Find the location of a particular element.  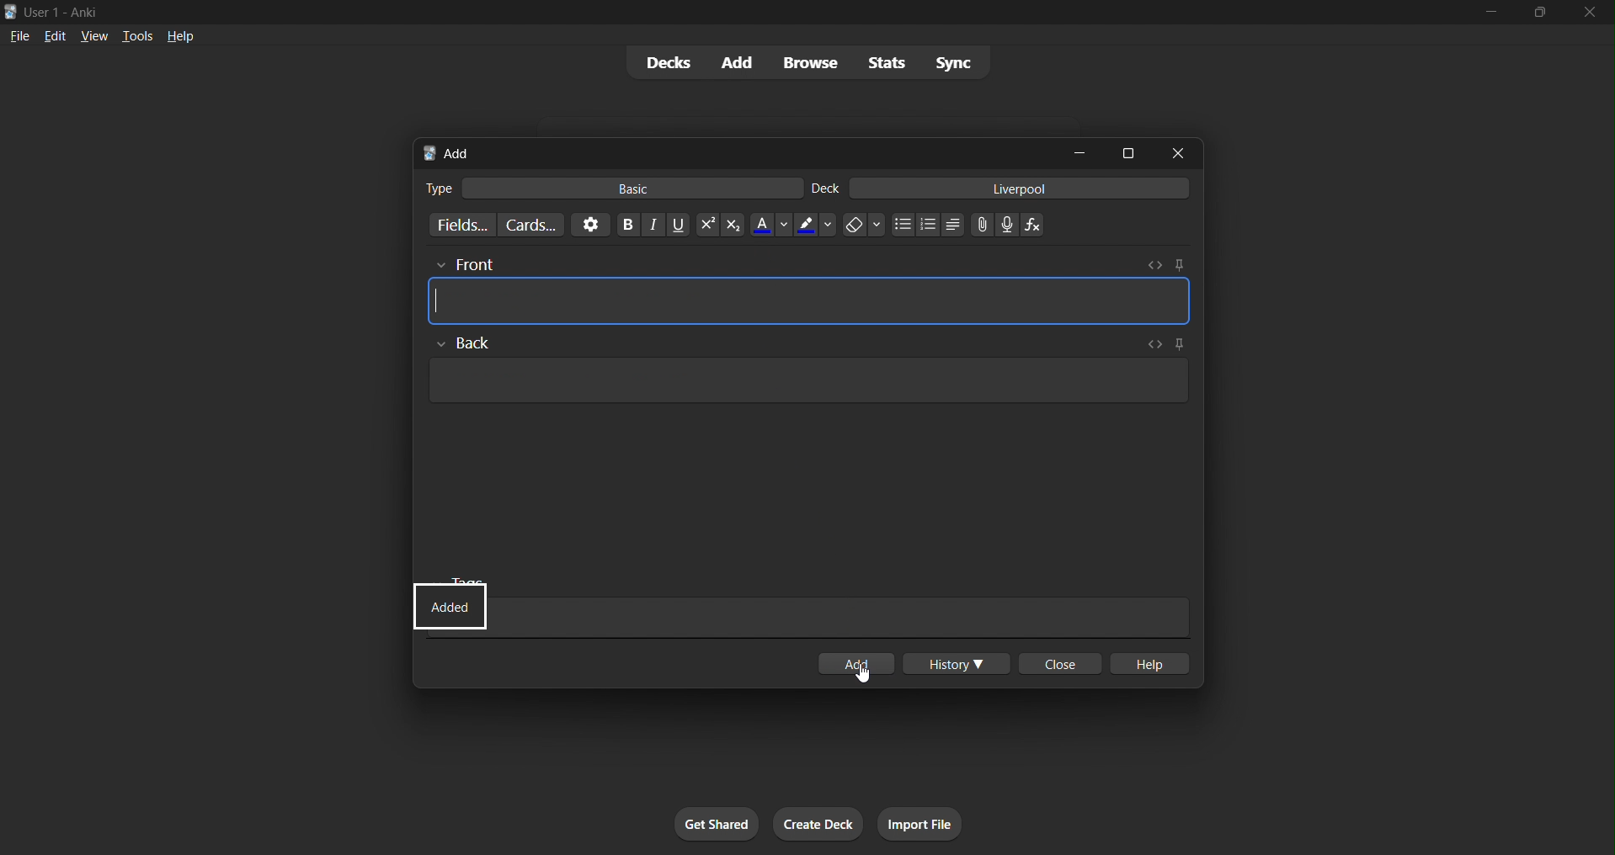

maximize/restore is located at coordinates (1545, 13).